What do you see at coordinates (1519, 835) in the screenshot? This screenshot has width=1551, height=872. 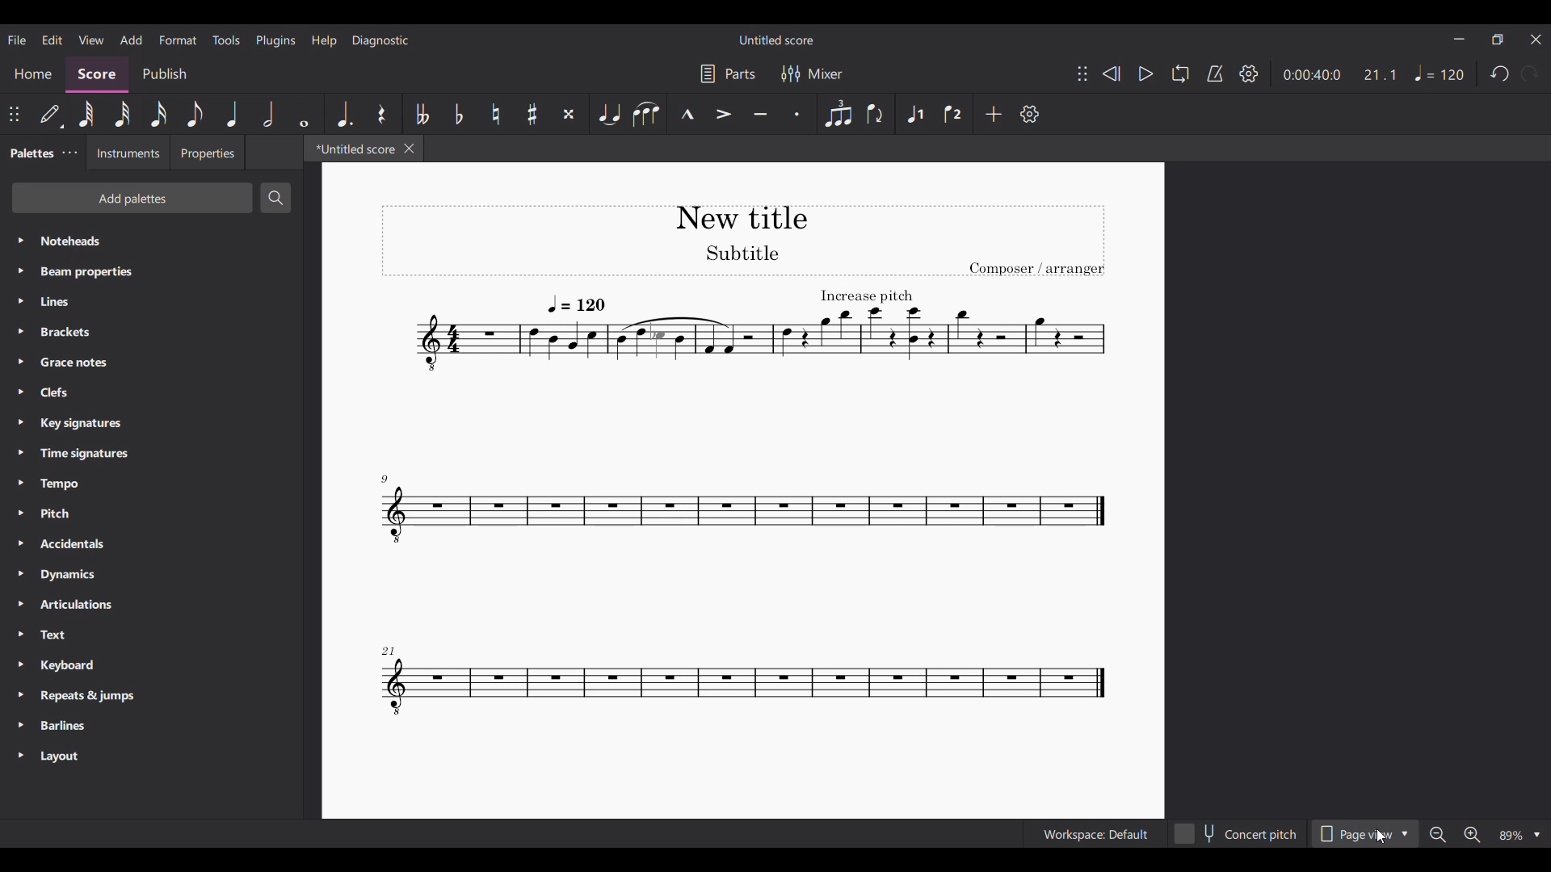 I see `Zoom options` at bounding box center [1519, 835].